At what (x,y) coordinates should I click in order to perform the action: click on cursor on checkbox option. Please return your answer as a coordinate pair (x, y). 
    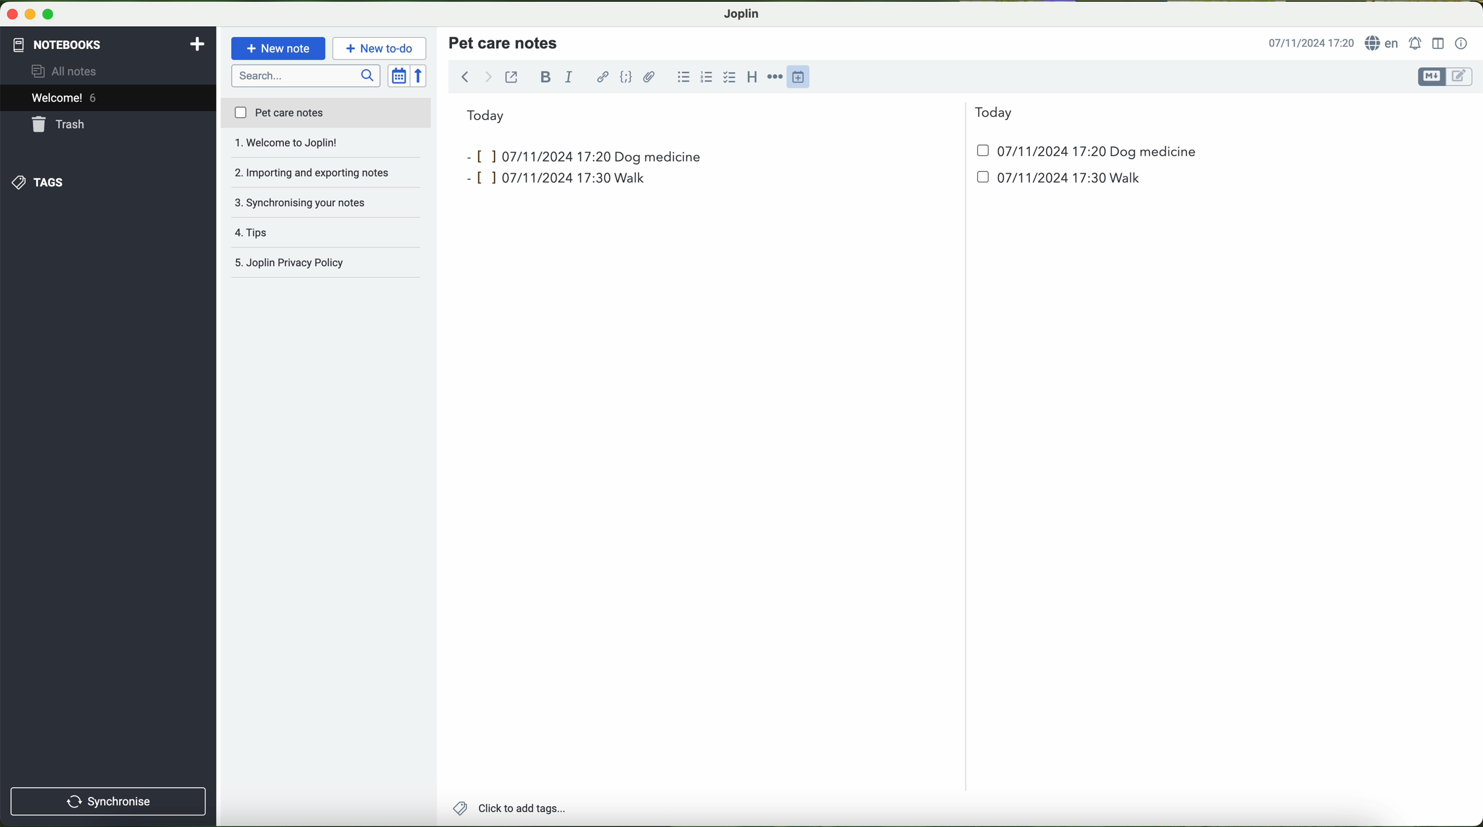
    Looking at the image, I should click on (731, 78).